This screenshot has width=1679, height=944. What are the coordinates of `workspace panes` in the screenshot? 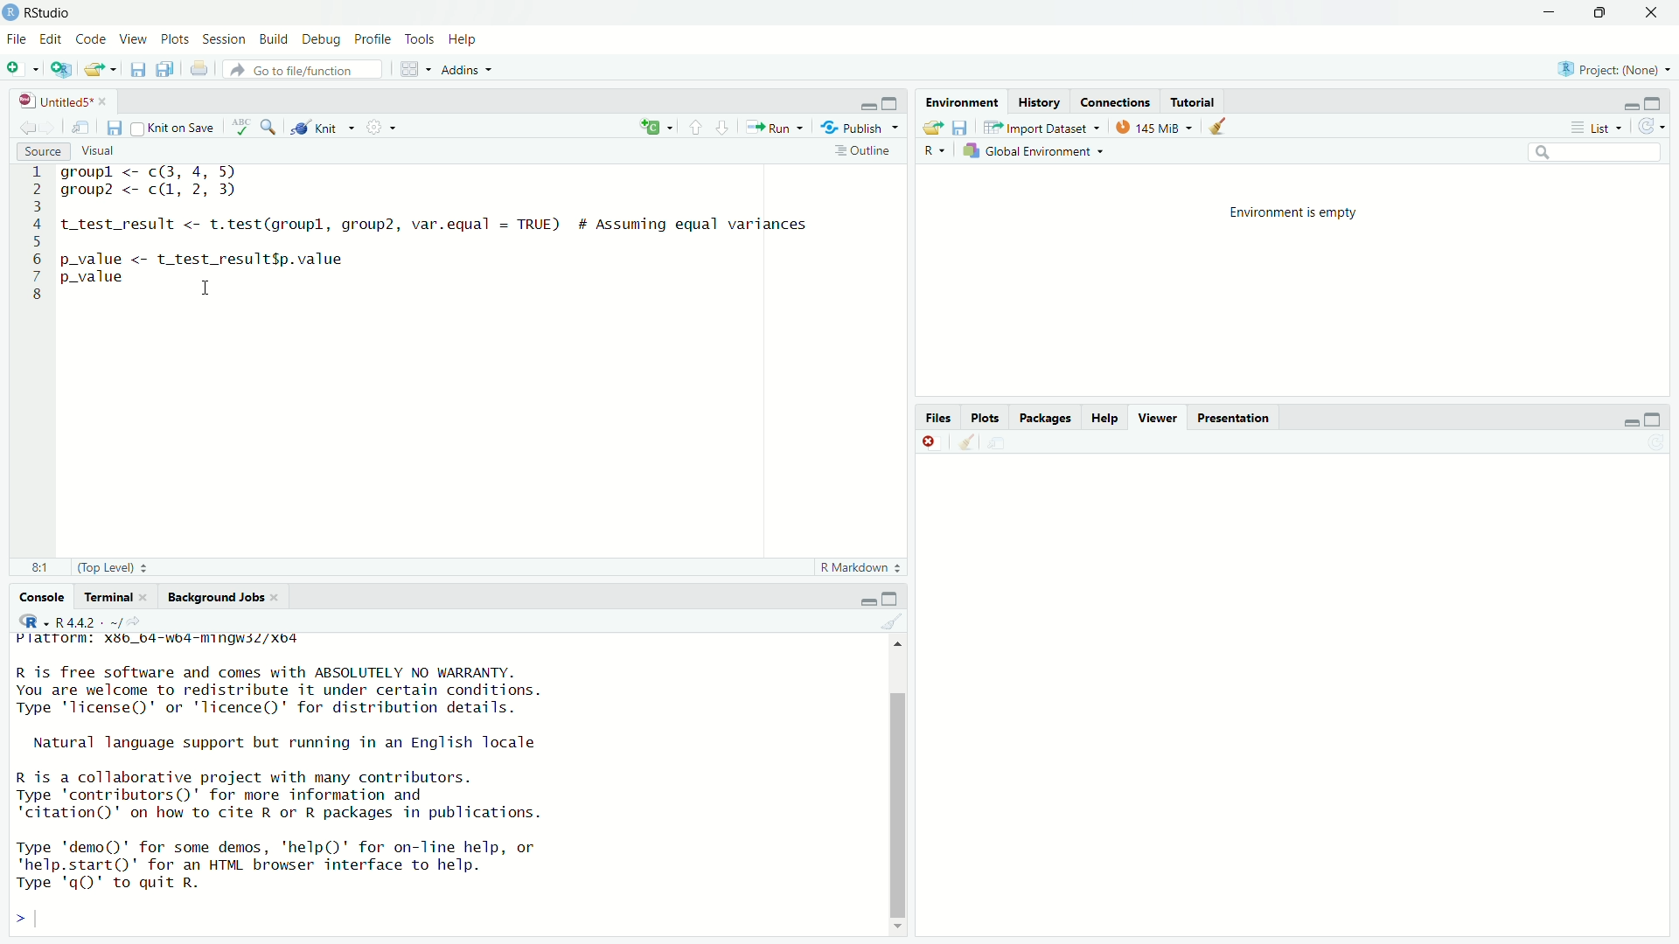 It's located at (408, 67).